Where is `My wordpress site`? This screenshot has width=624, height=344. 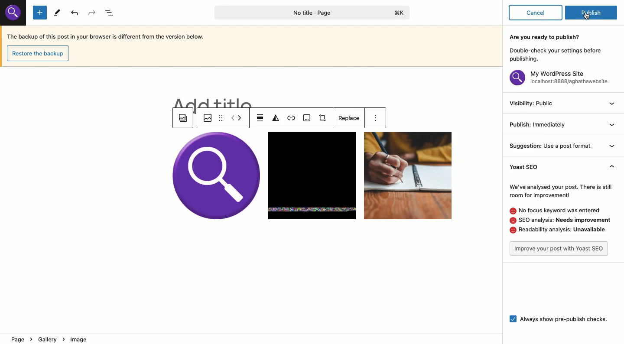 My wordpress site is located at coordinates (556, 78).